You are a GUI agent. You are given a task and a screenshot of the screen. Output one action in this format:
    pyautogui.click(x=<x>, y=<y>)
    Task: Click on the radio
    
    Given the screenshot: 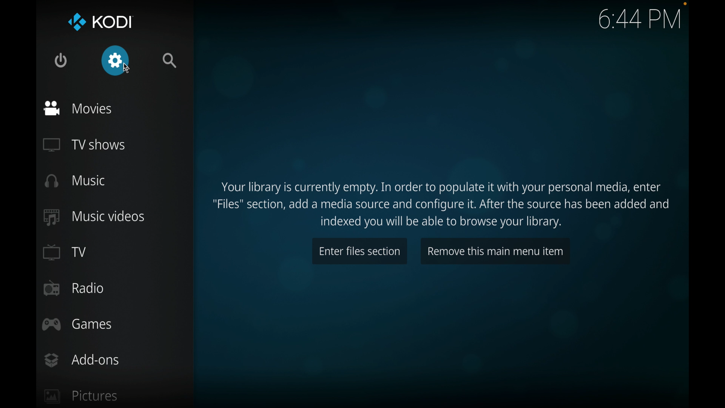 What is the action you would take?
    pyautogui.click(x=73, y=288)
    